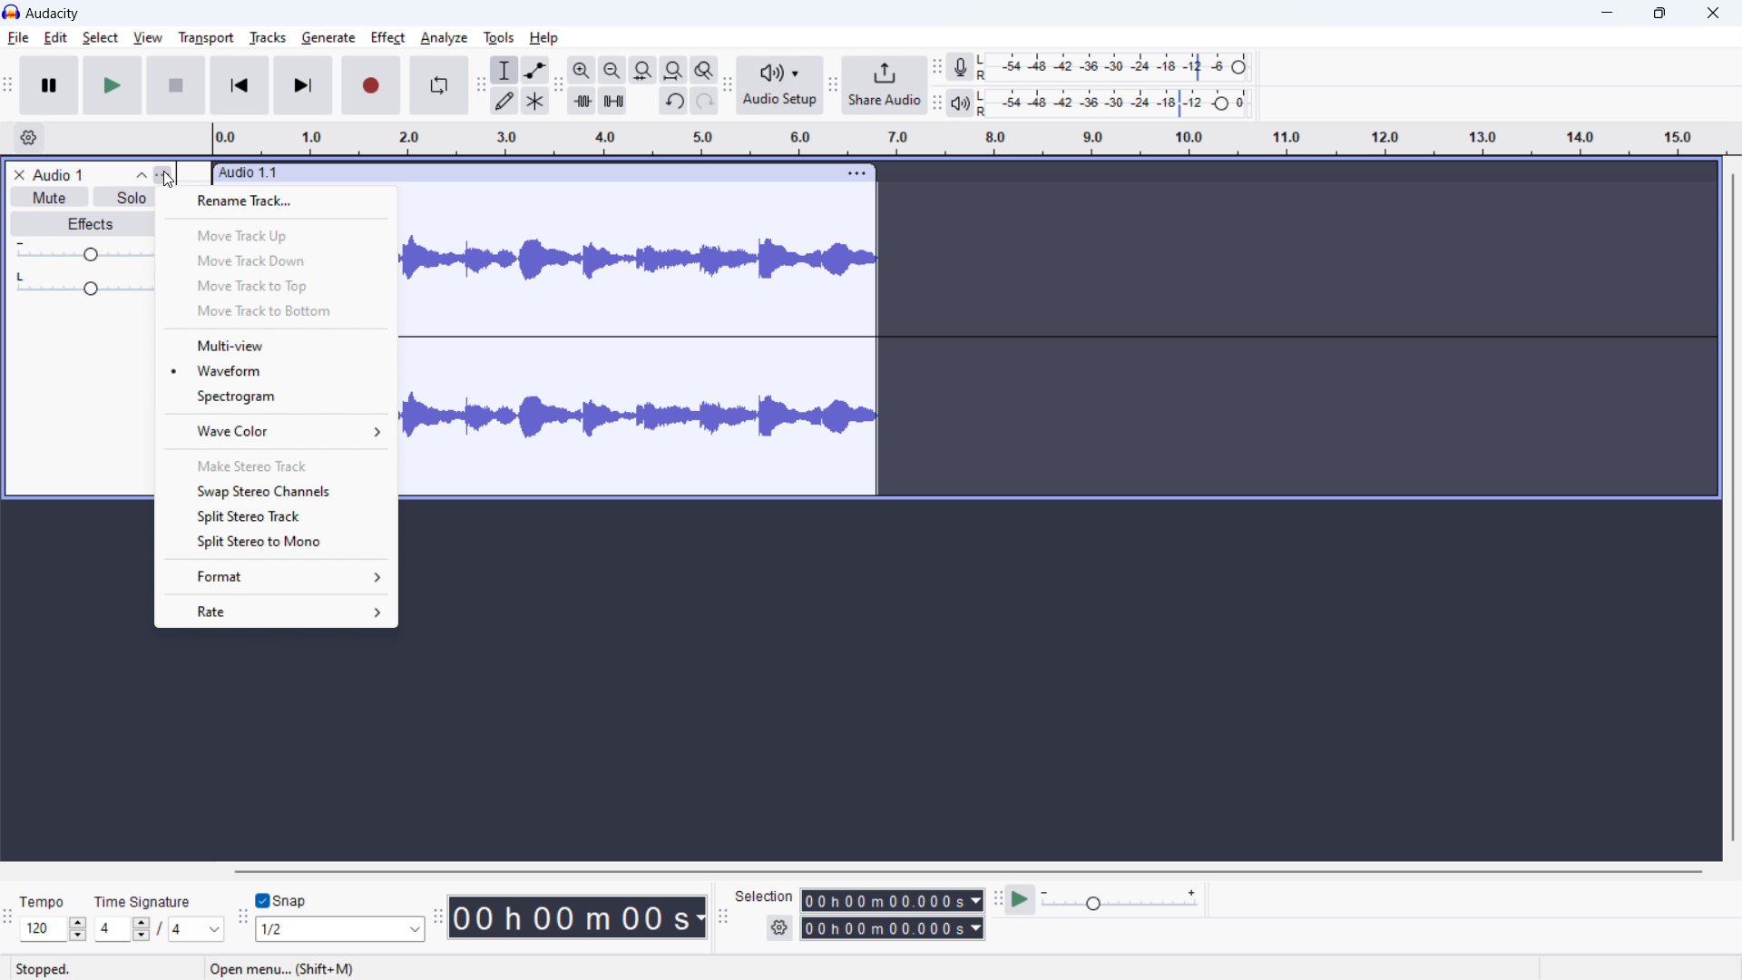  Describe the element at coordinates (722, 917) in the screenshot. I see `selection toolbar` at that location.